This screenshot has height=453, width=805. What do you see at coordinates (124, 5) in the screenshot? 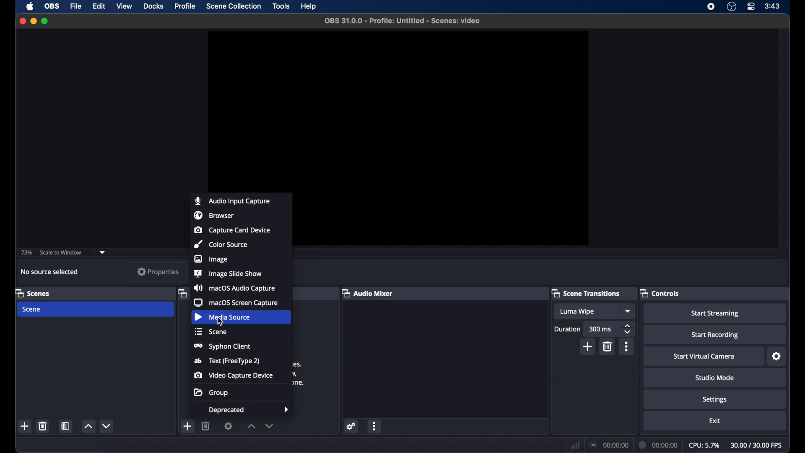
I see `view` at bounding box center [124, 5].